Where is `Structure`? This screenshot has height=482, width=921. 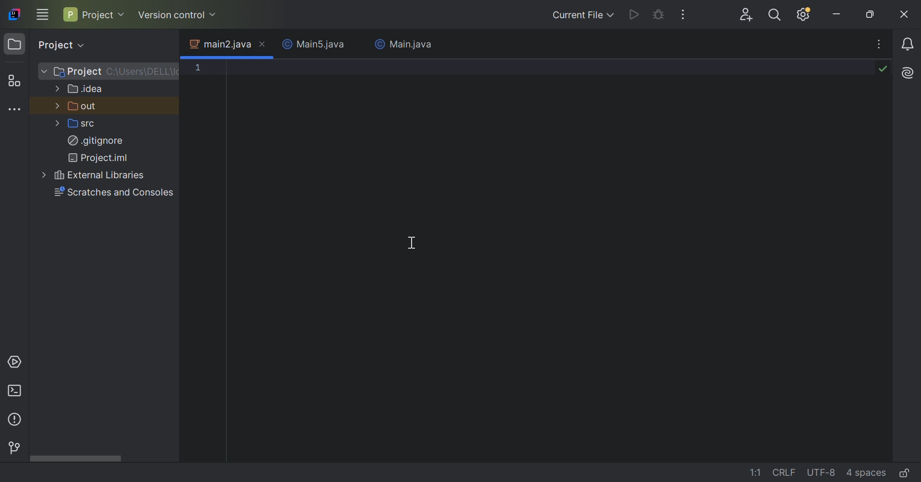 Structure is located at coordinates (19, 81).